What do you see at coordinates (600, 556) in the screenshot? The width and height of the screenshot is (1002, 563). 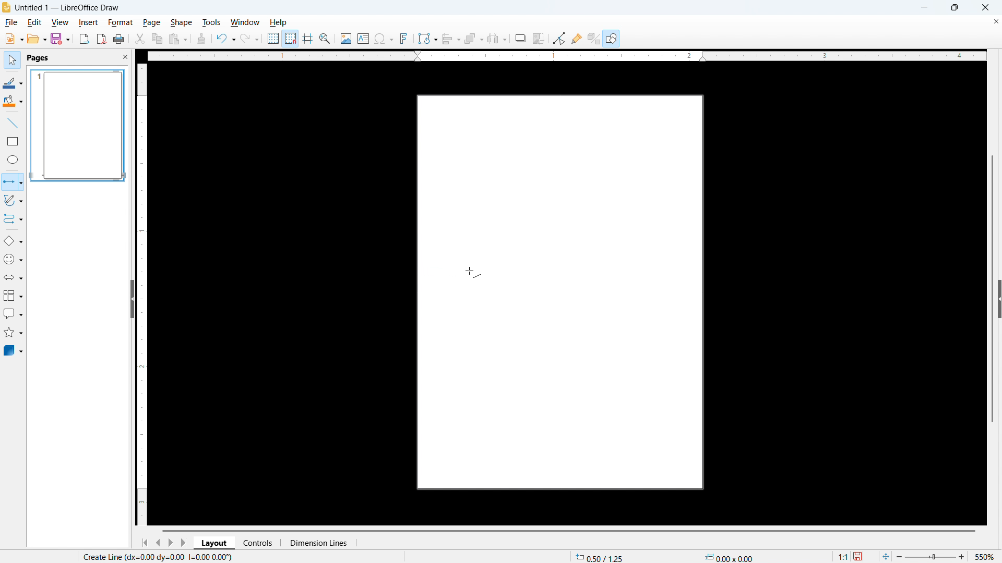 I see `0.50/1.25` at bounding box center [600, 556].